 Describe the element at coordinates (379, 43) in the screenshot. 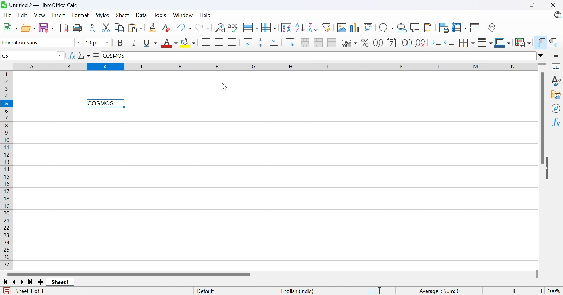

I see `Format as number` at that location.